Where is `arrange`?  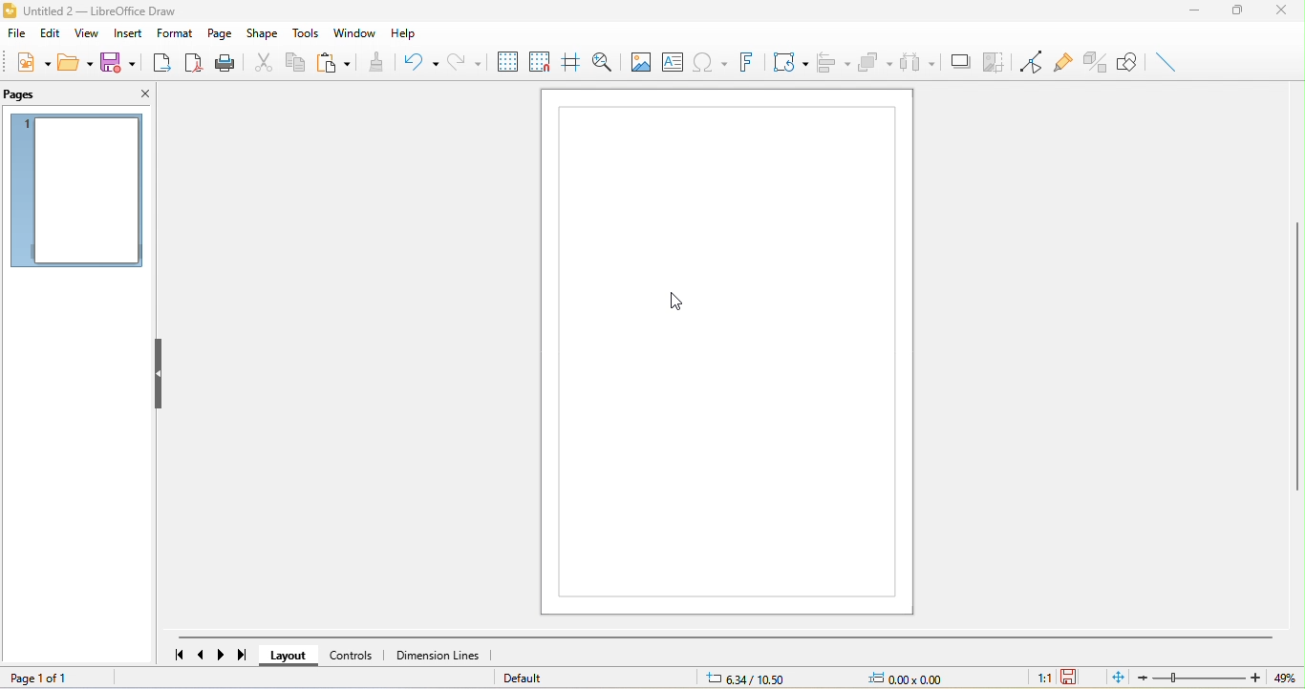 arrange is located at coordinates (876, 62).